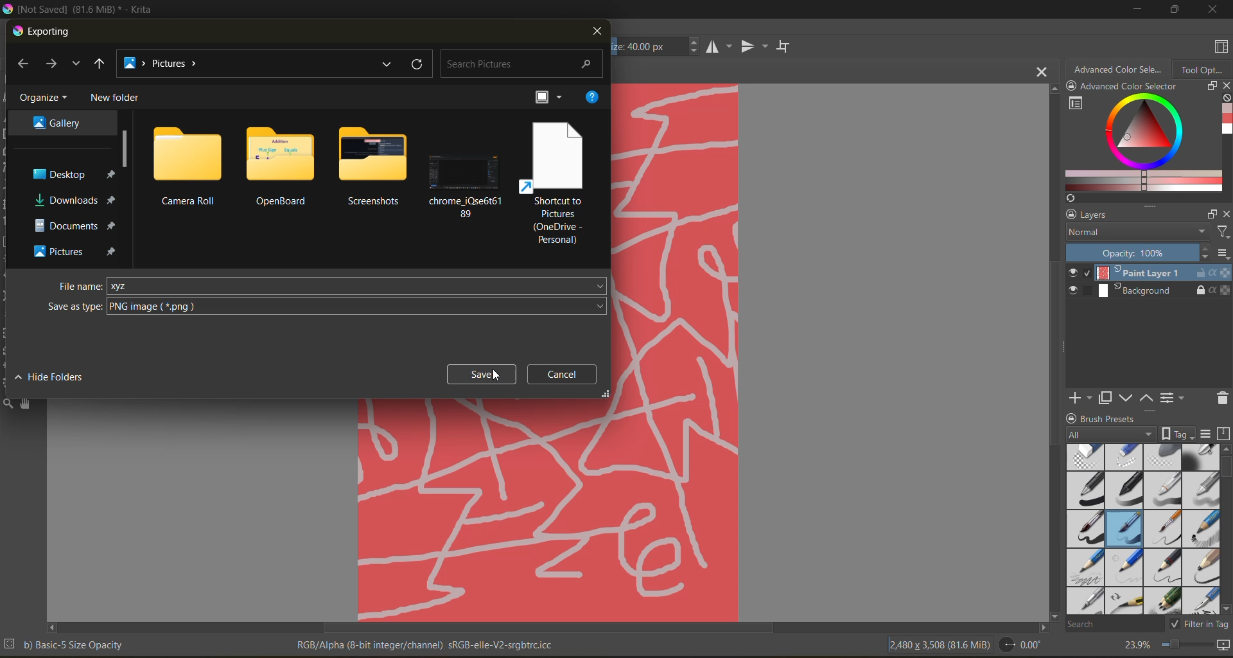 The image size is (1233, 658). Describe the element at coordinates (1214, 9) in the screenshot. I see `close` at that location.